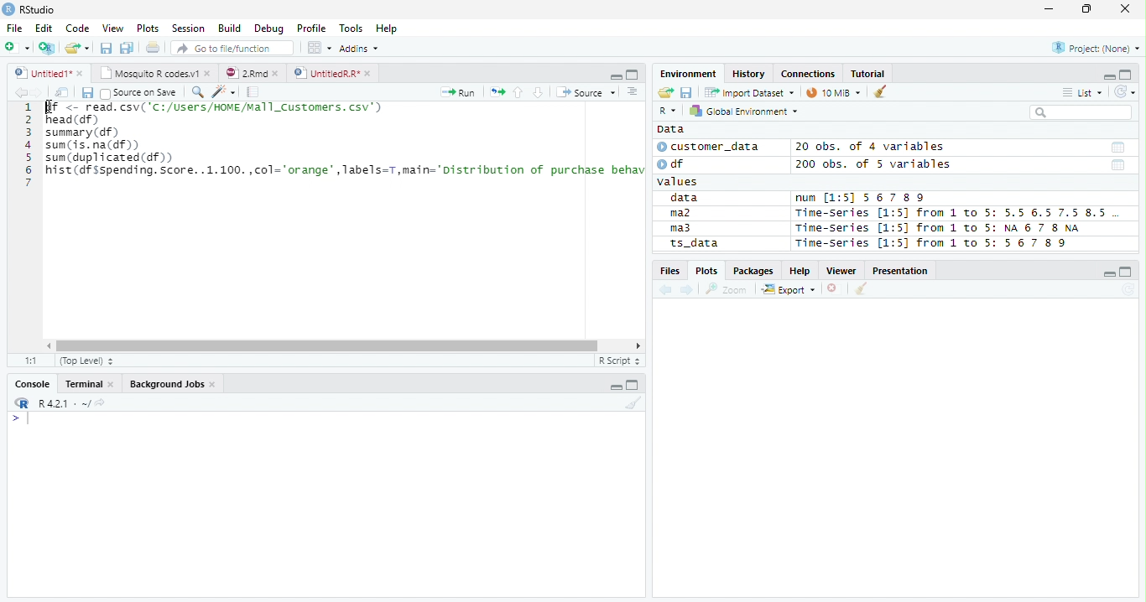 This screenshot has width=1146, height=602. What do you see at coordinates (667, 112) in the screenshot?
I see `R` at bounding box center [667, 112].